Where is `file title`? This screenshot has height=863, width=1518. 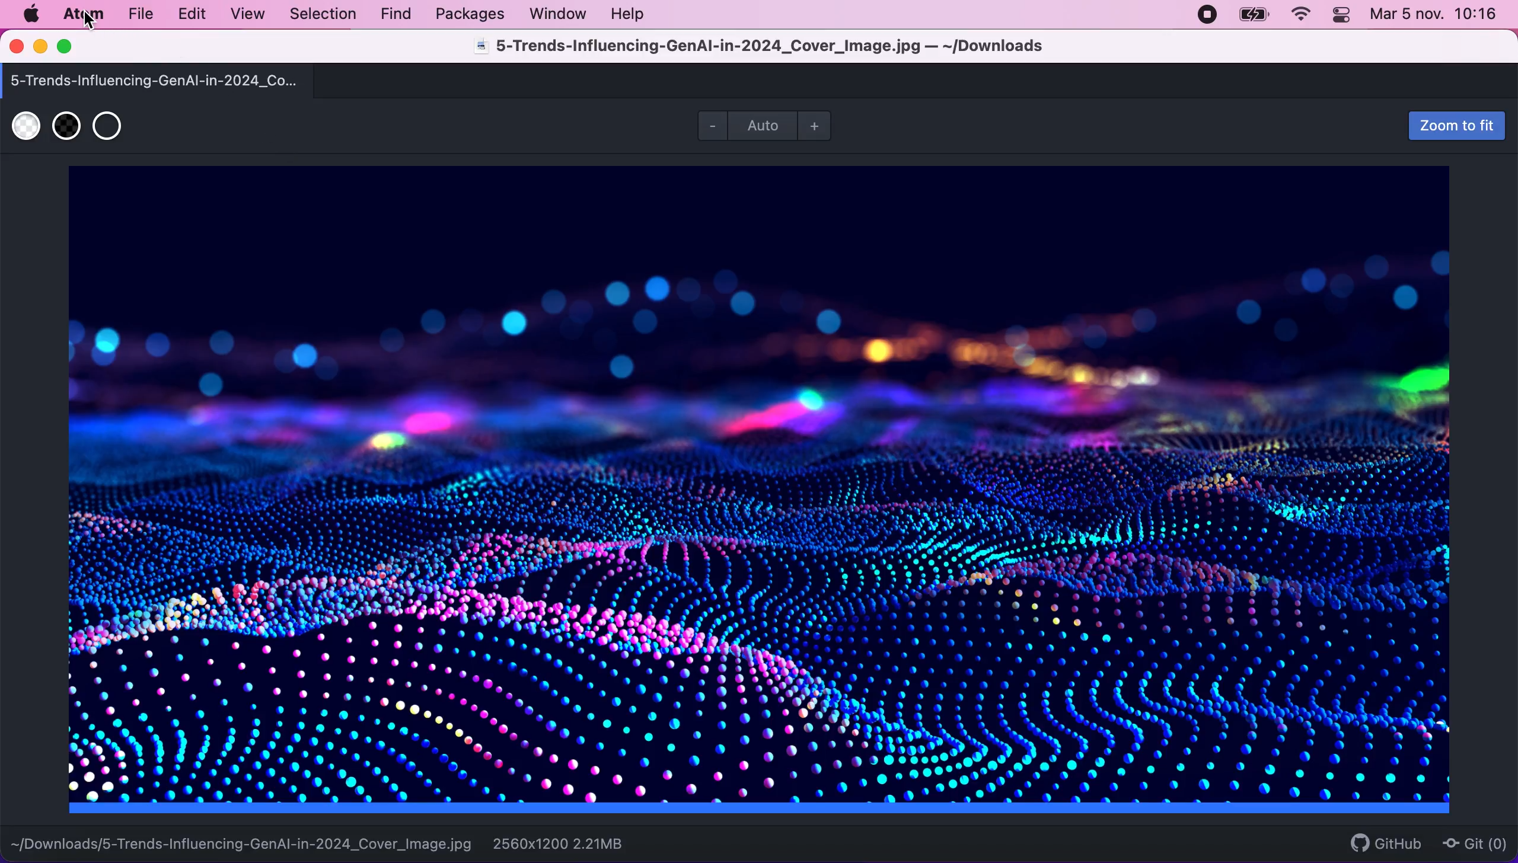 file title is located at coordinates (787, 49).